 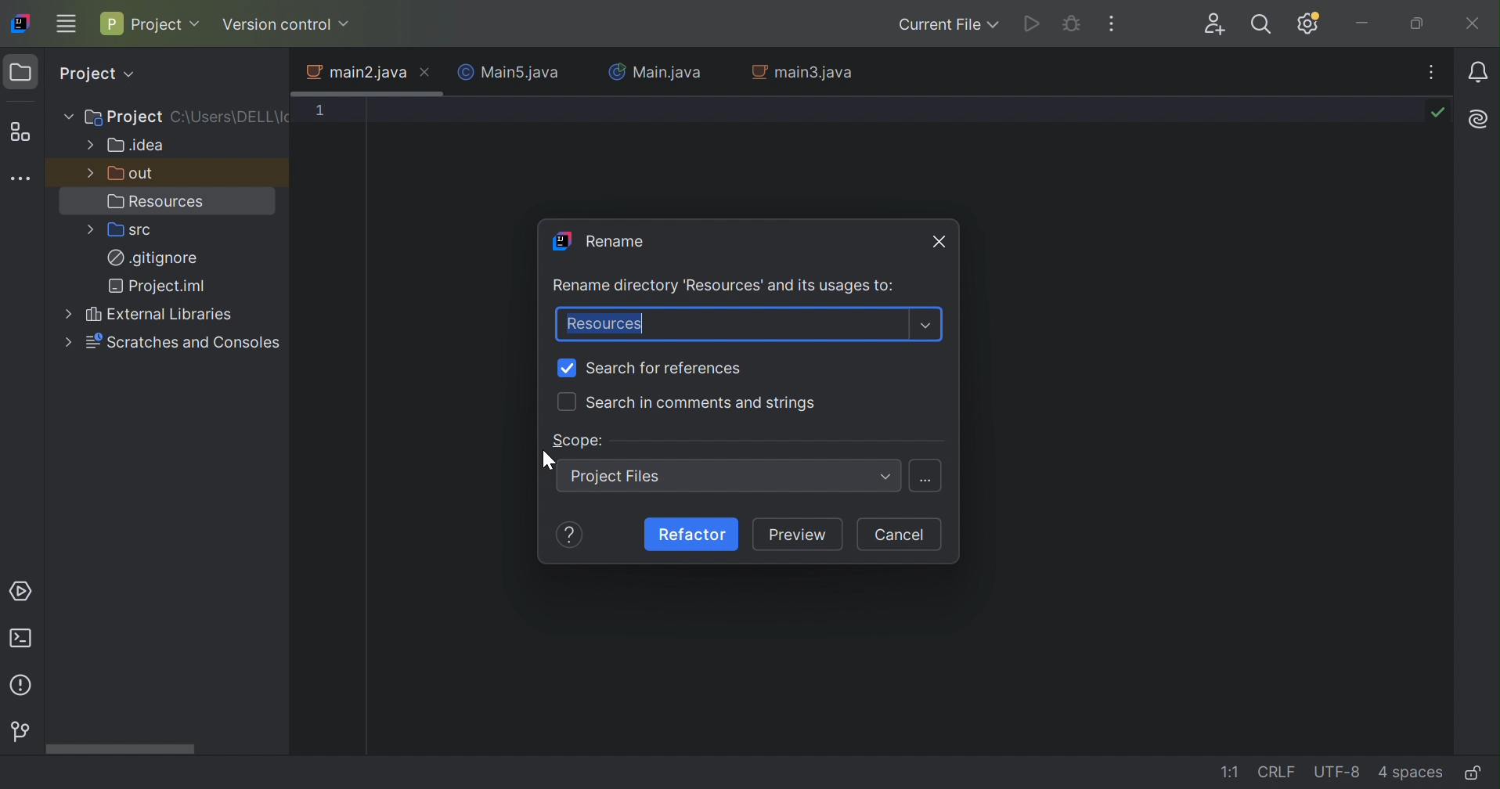 I want to click on Refactor, so click(x=693, y=533).